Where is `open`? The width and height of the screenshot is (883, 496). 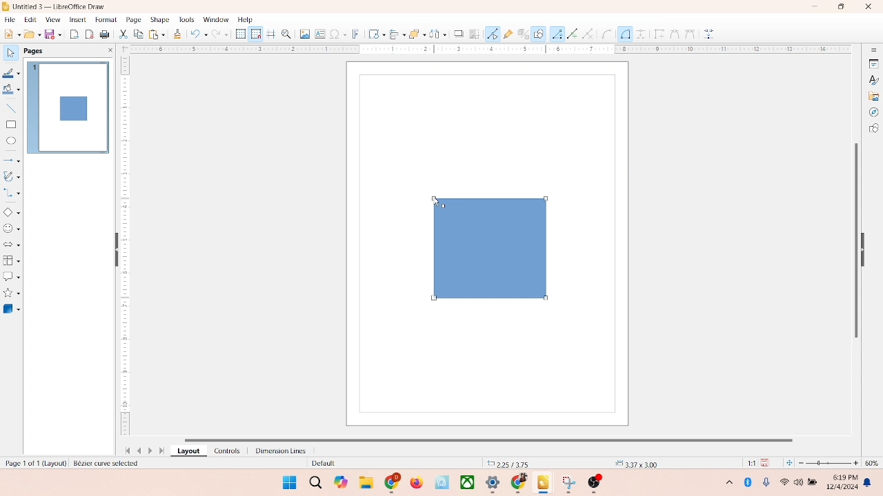 open is located at coordinates (31, 34).